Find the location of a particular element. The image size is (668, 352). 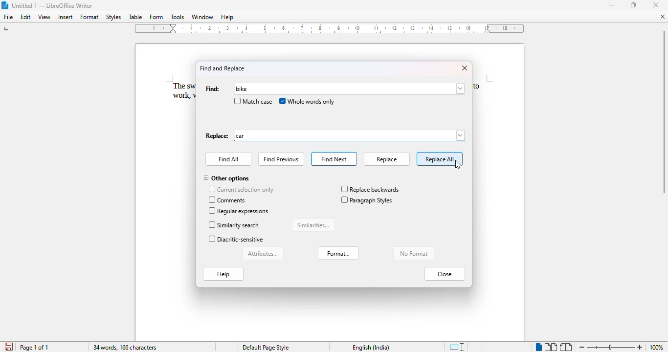

close is located at coordinates (661, 17).